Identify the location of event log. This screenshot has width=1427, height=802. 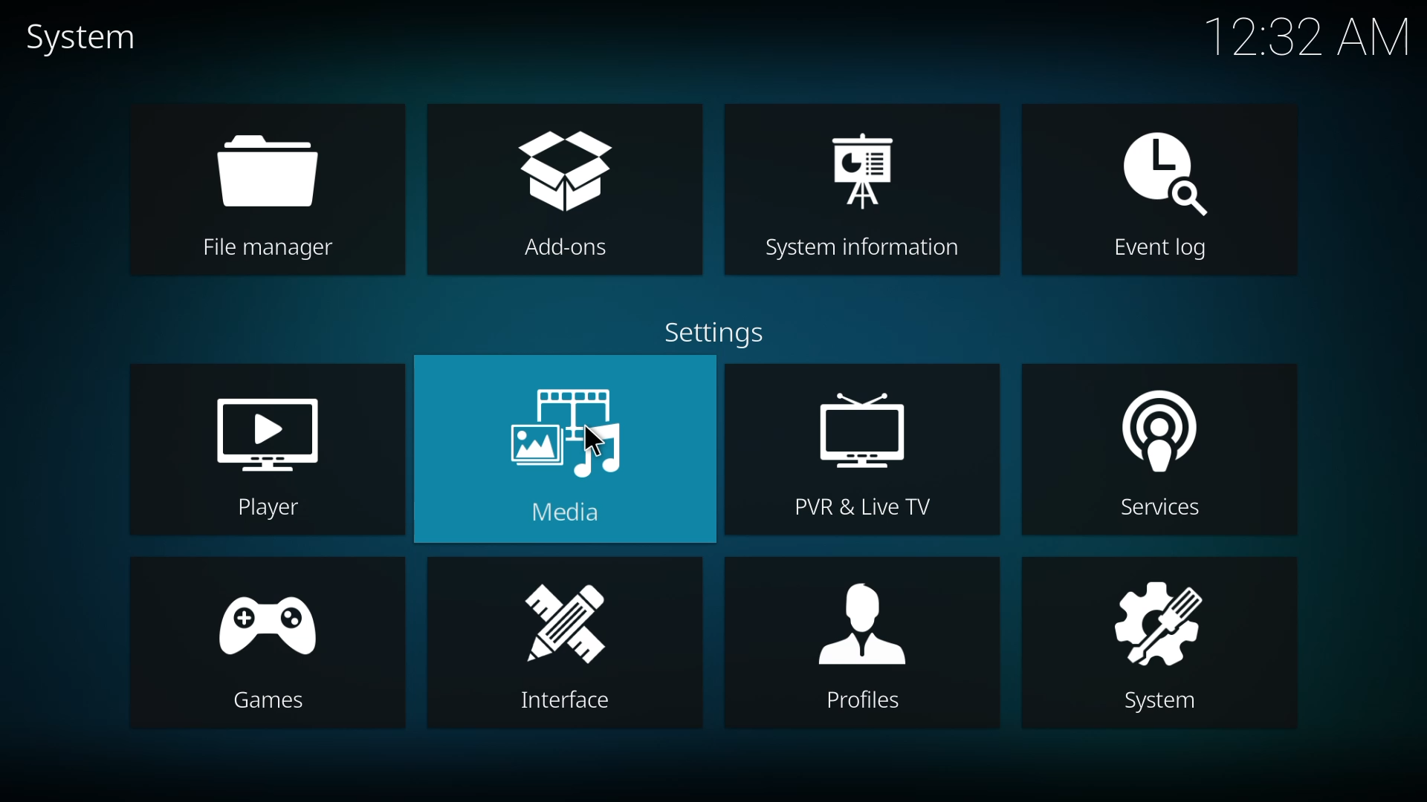
(1162, 193).